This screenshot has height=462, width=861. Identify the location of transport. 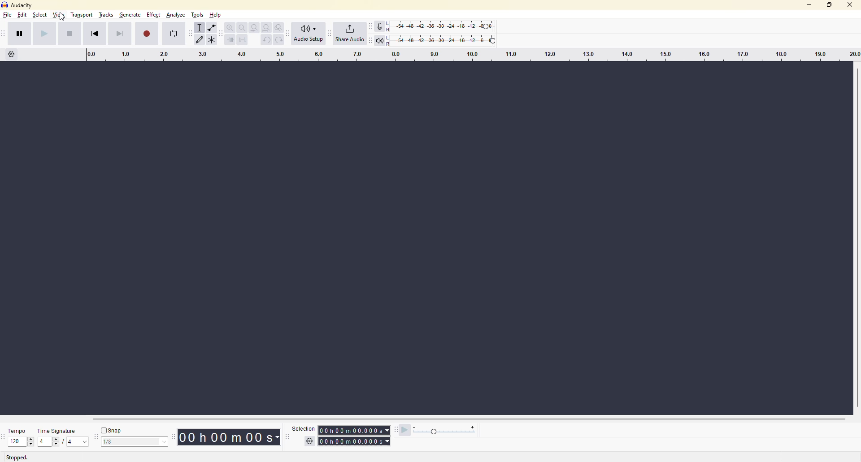
(82, 15).